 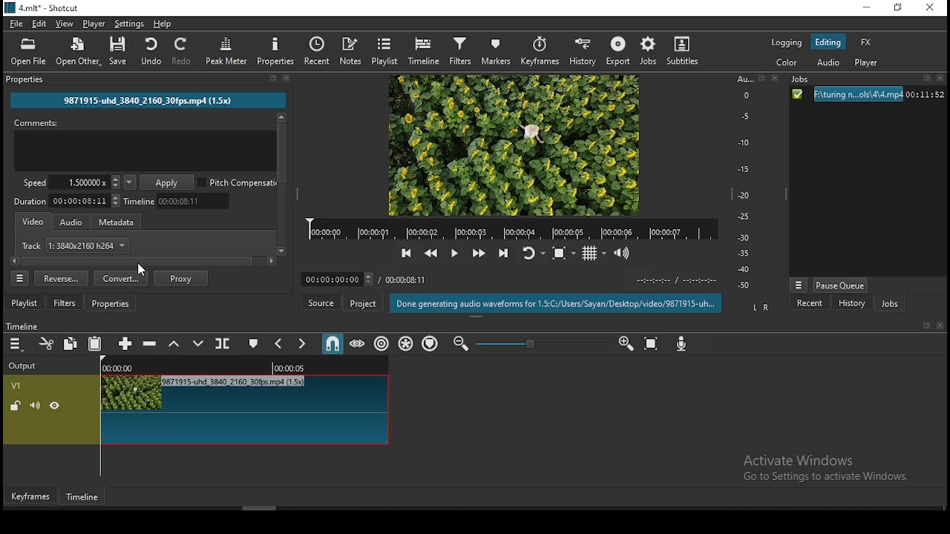 What do you see at coordinates (406, 254) in the screenshot?
I see `skip to the previous point` at bounding box center [406, 254].